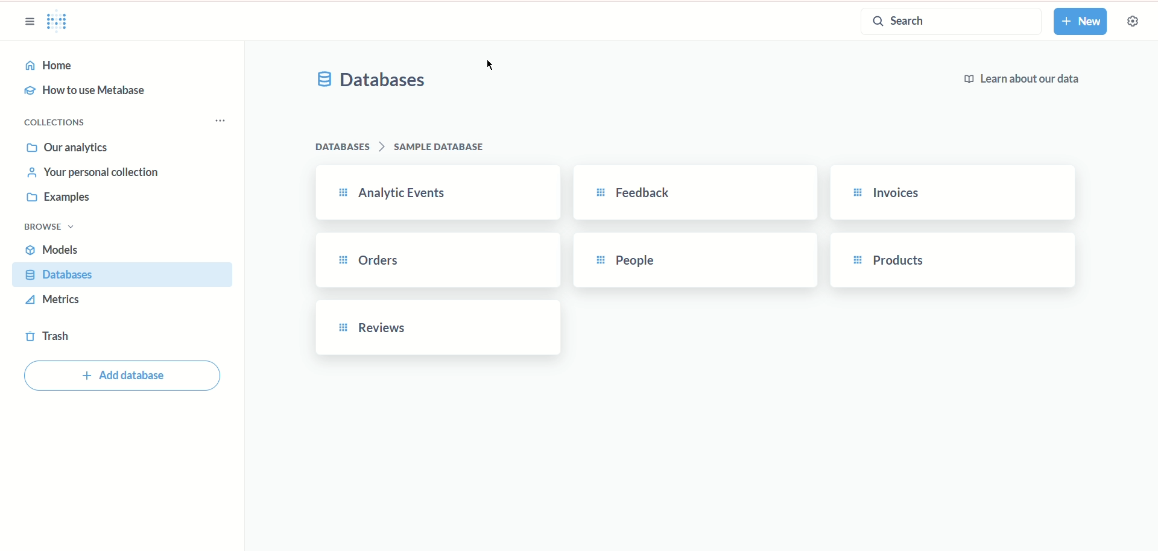  Describe the element at coordinates (60, 199) in the screenshot. I see `examples` at that location.